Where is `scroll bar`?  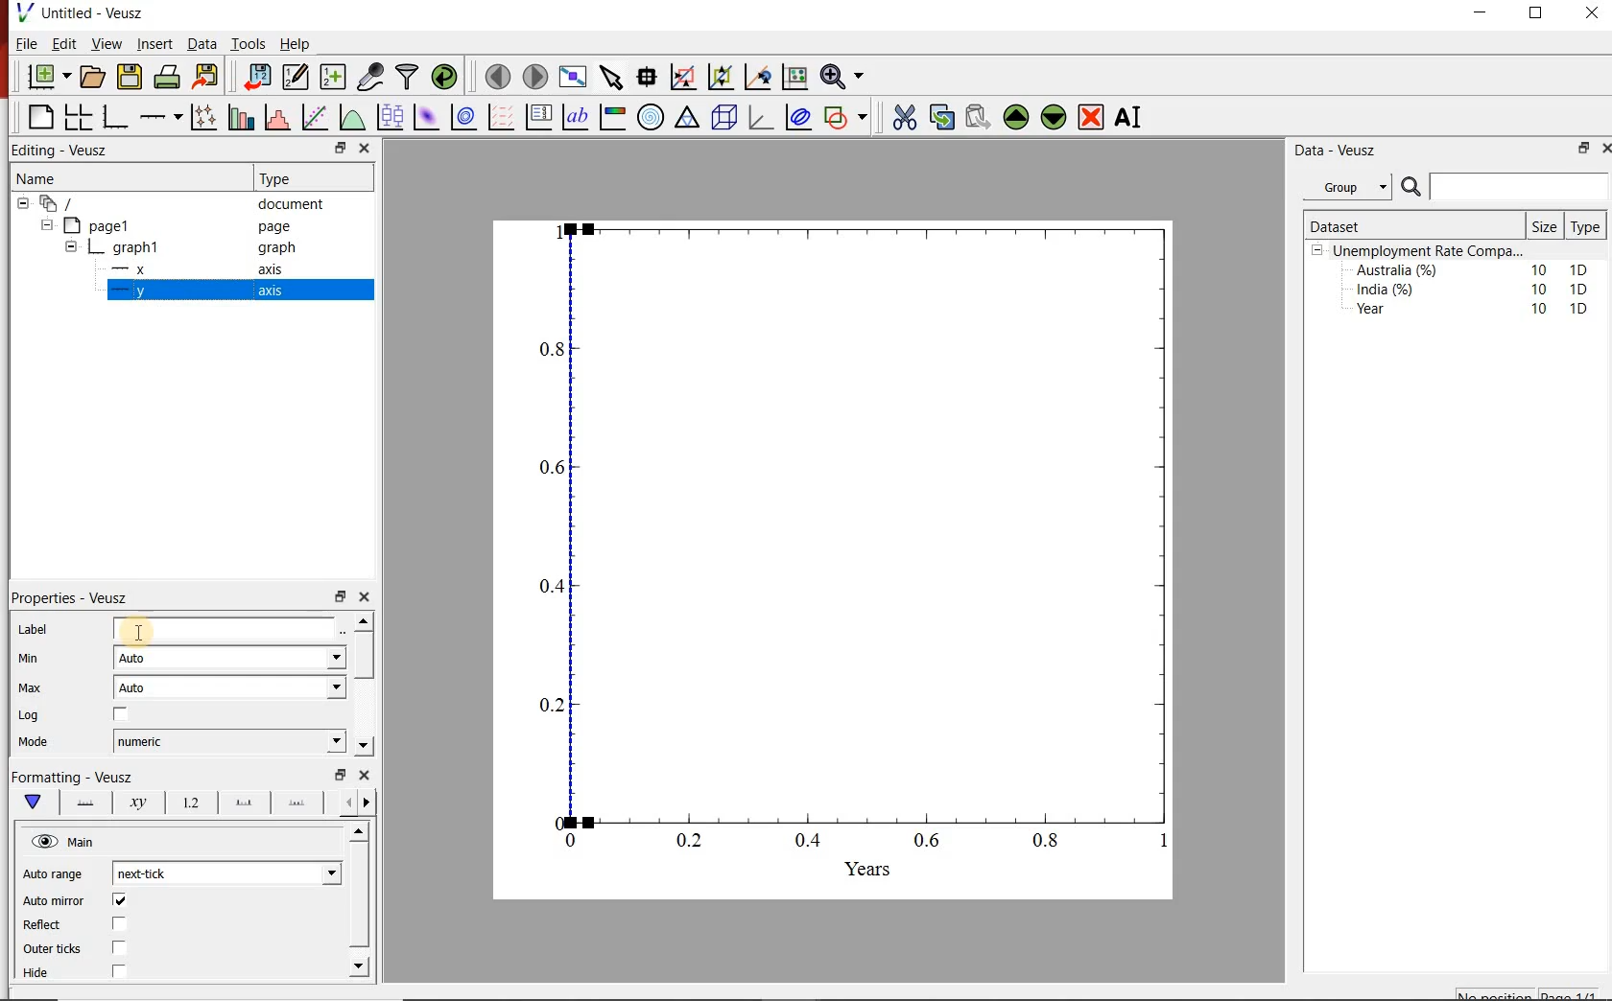 scroll bar is located at coordinates (363, 656).